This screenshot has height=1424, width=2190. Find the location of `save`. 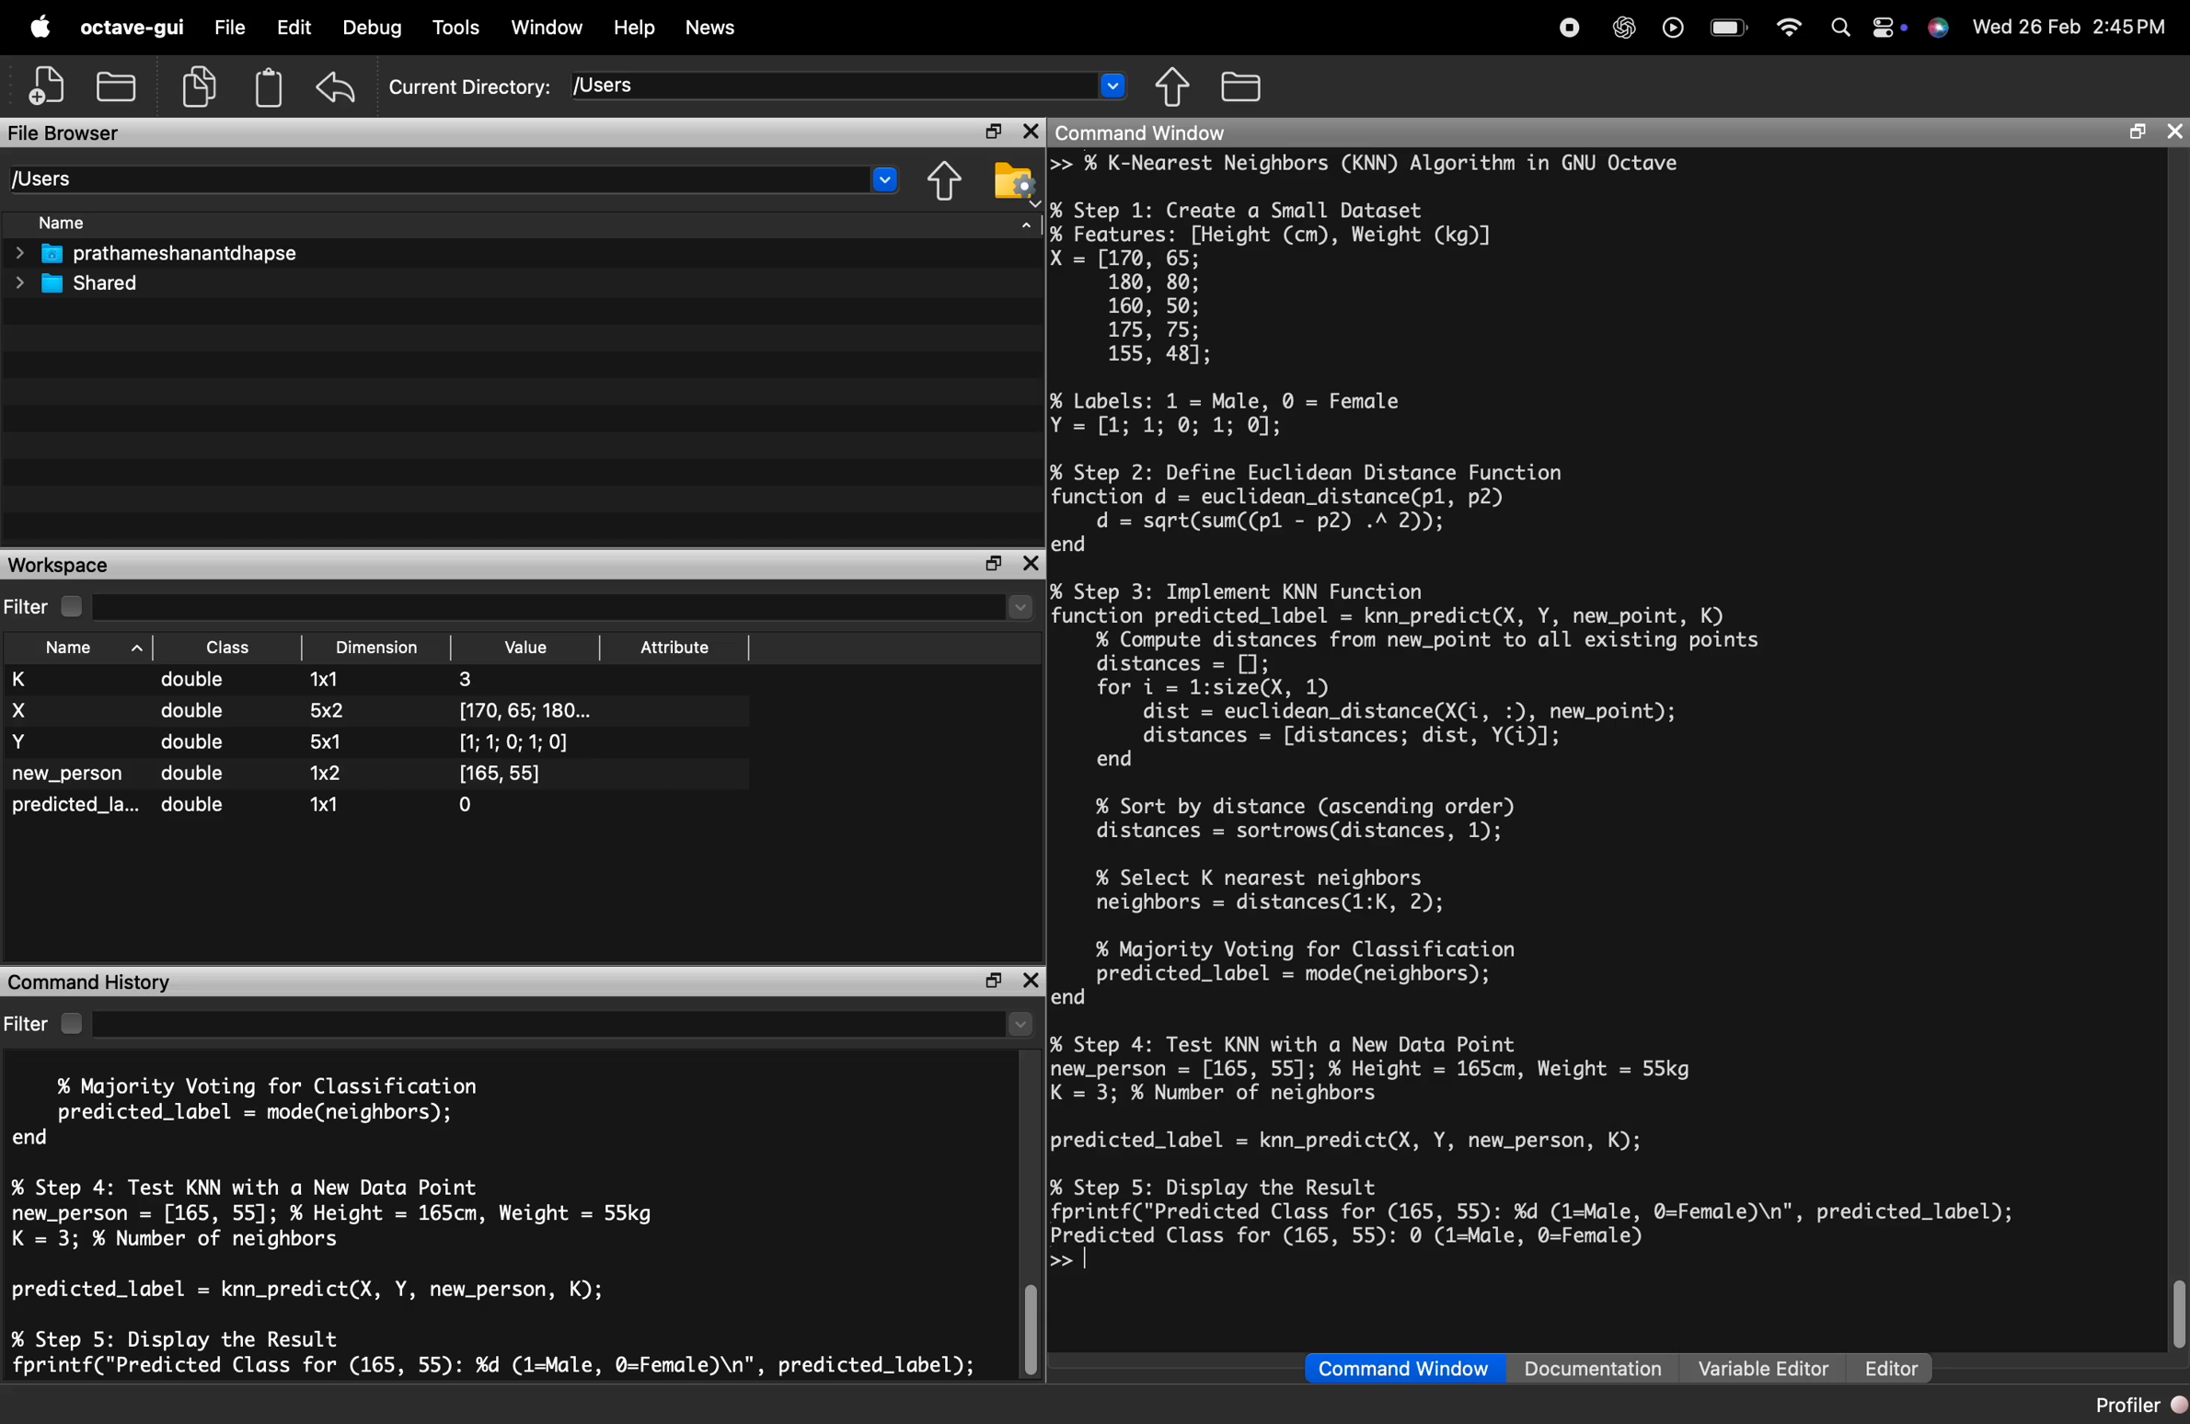

save is located at coordinates (121, 83).